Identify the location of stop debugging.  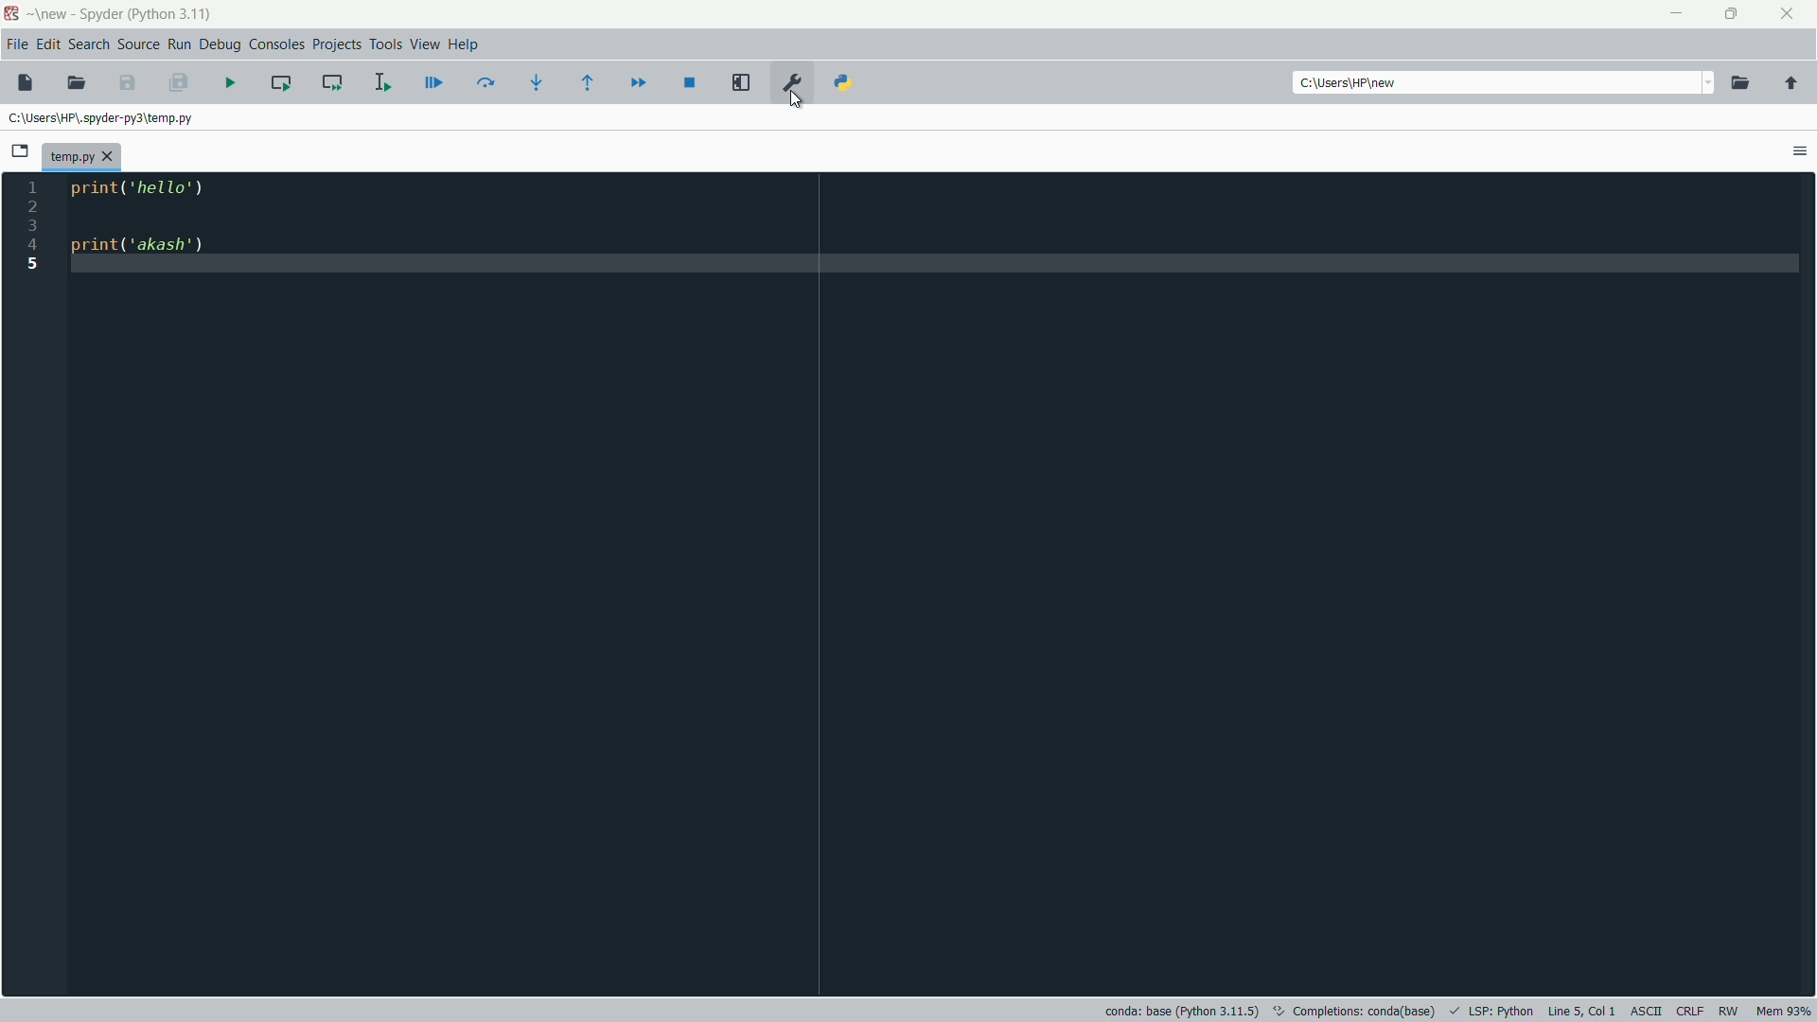
(691, 82).